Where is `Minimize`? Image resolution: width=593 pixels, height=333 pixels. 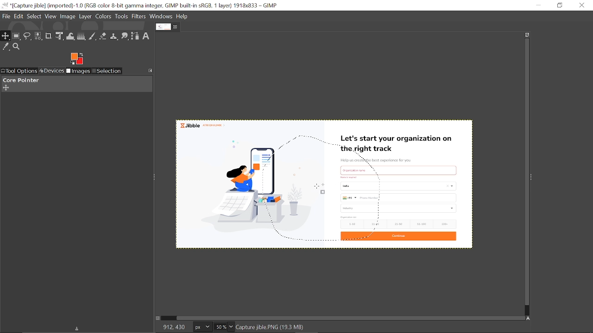
Minimize is located at coordinates (538, 5).